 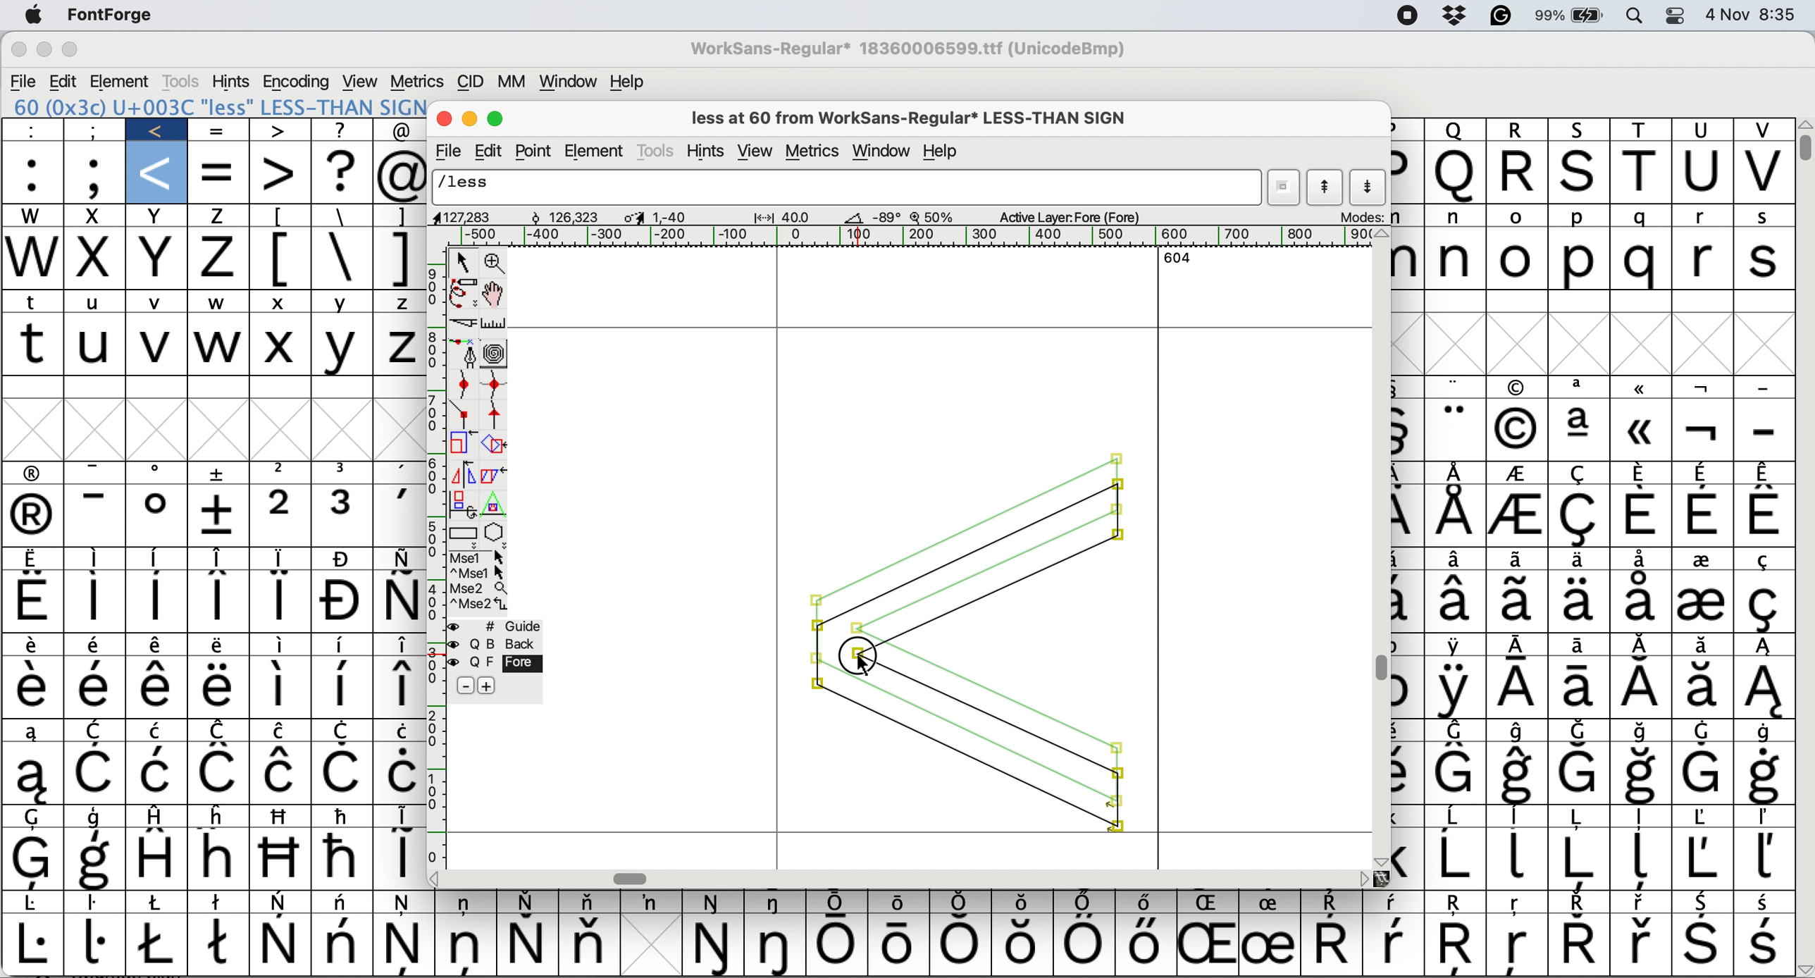 I want to click on Symbol, so click(x=407, y=945).